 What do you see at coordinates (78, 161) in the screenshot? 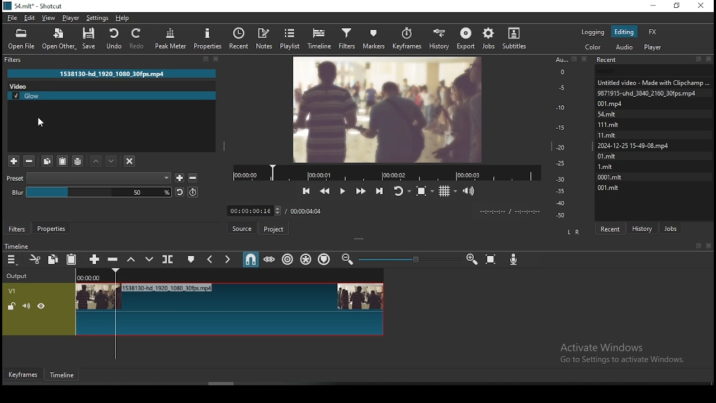
I see `save a filter set` at bounding box center [78, 161].